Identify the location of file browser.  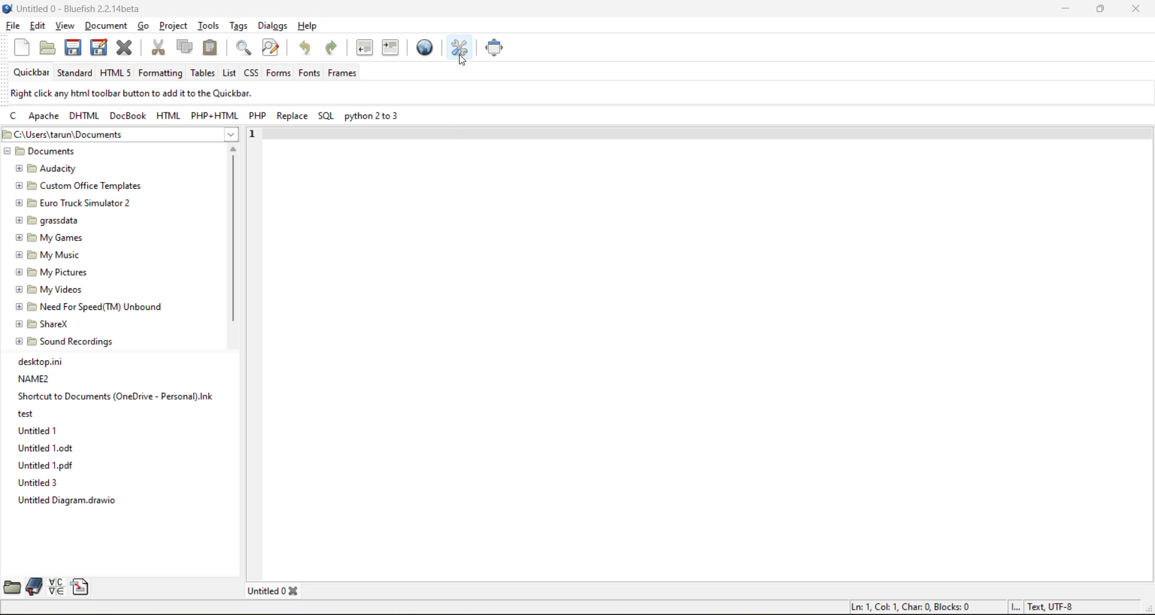
(10, 589).